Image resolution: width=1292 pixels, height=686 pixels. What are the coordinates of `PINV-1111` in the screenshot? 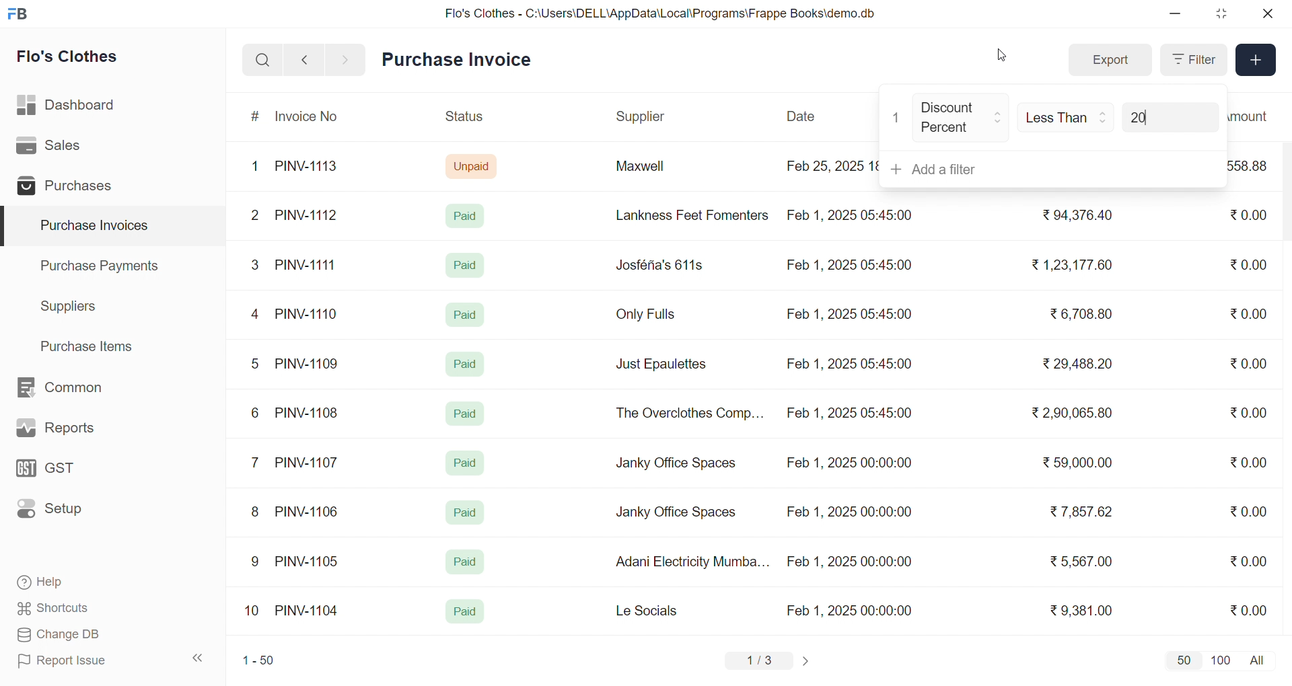 It's located at (307, 264).